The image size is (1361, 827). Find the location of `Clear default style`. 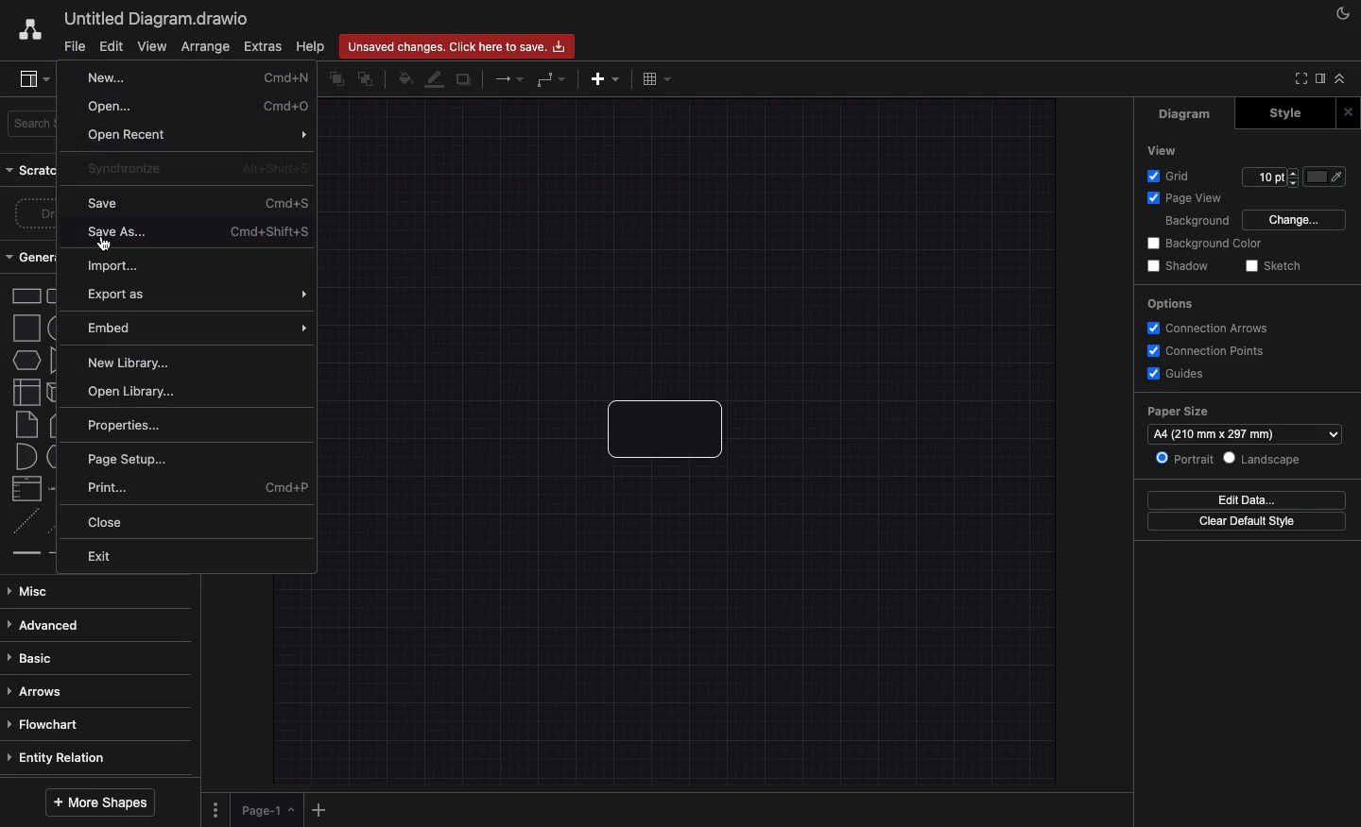

Clear default style is located at coordinates (1249, 522).